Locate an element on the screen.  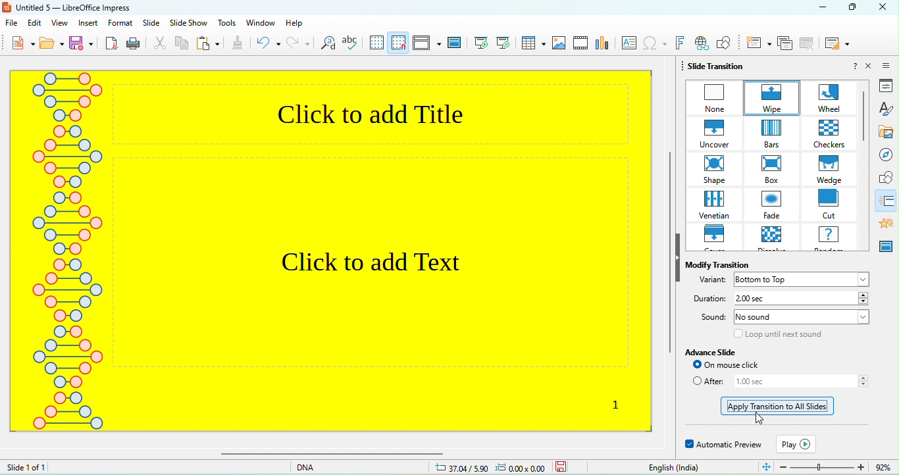
image is located at coordinates (559, 45).